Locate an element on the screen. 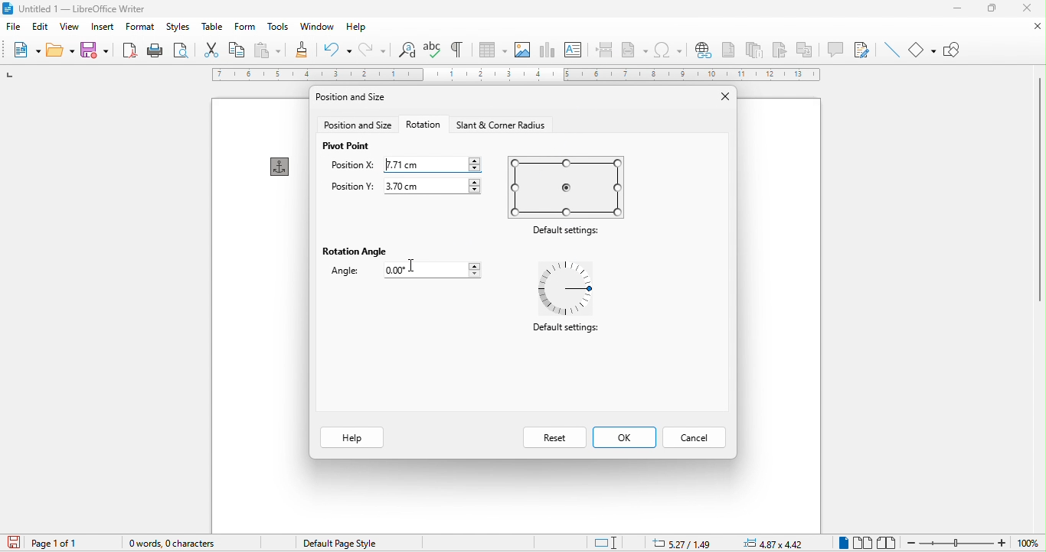 The width and height of the screenshot is (1046, 552). 4.87zx4.42 is located at coordinates (773, 542).